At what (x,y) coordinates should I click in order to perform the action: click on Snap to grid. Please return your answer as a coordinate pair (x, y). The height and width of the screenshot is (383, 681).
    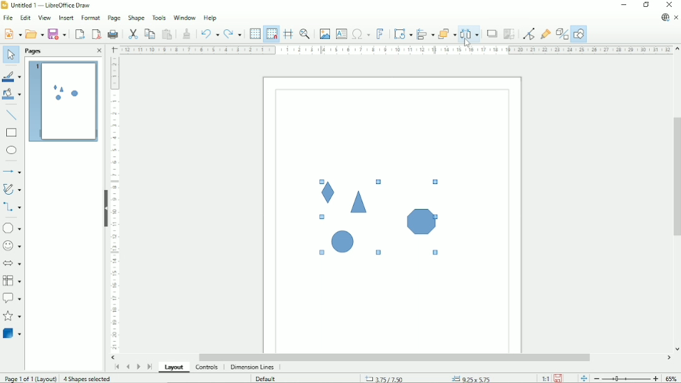
    Looking at the image, I should click on (271, 33).